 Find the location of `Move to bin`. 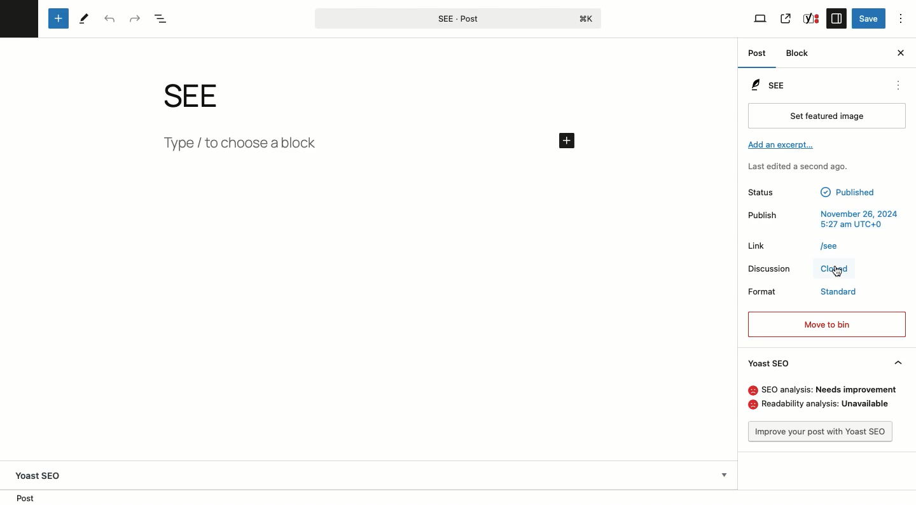

Move to bin is located at coordinates (828, 324).